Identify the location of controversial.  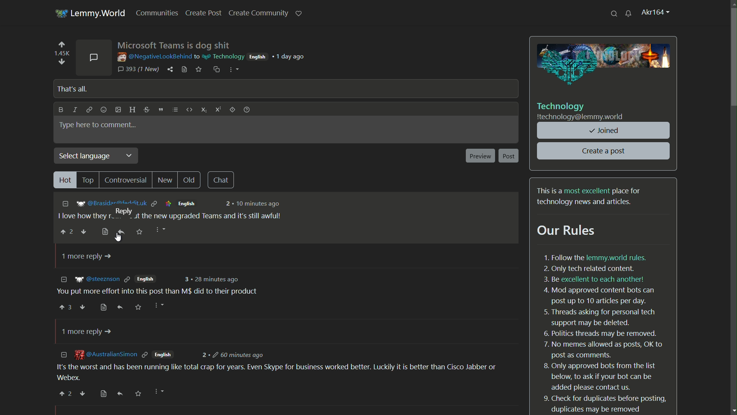
(126, 181).